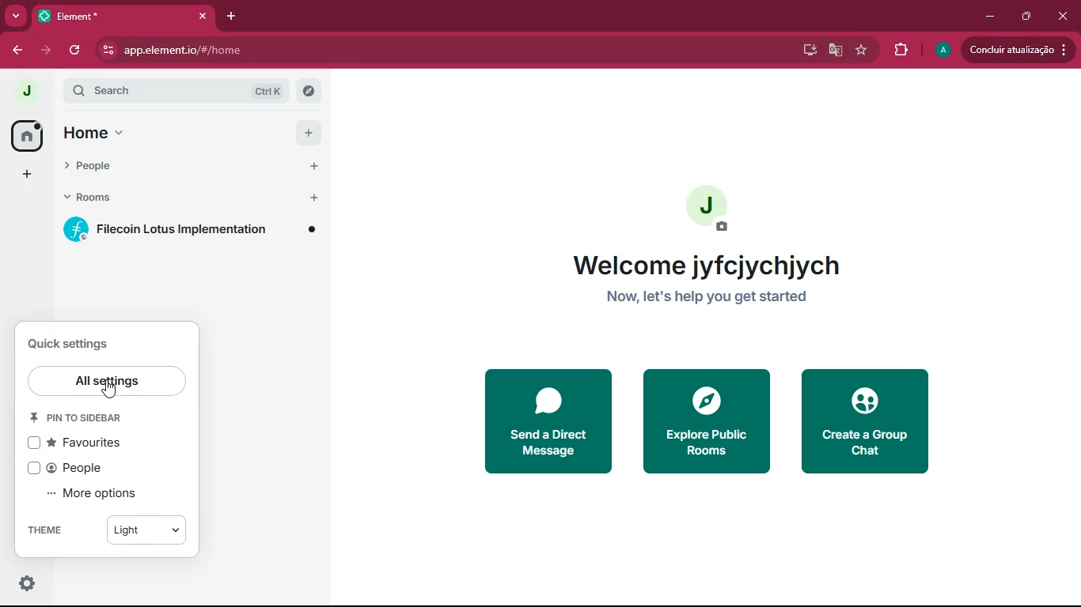  What do you see at coordinates (27, 176) in the screenshot?
I see `add` at bounding box center [27, 176].